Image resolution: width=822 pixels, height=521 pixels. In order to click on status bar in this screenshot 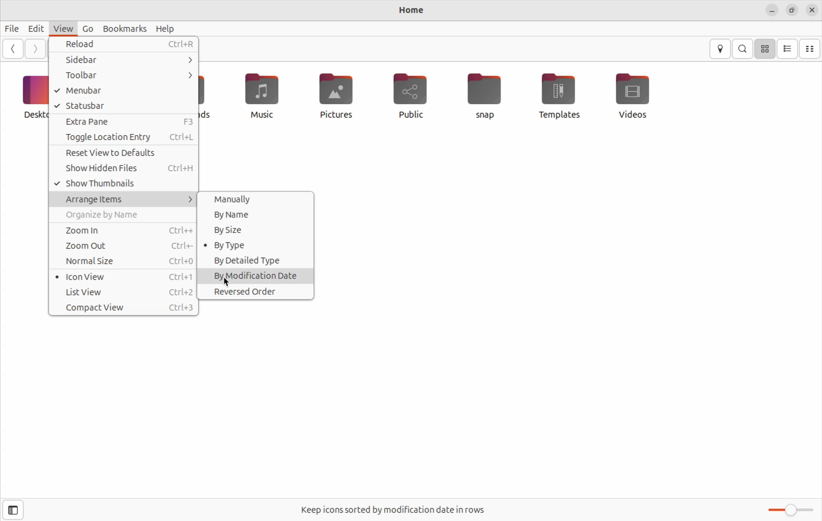, I will do `click(124, 105)`.